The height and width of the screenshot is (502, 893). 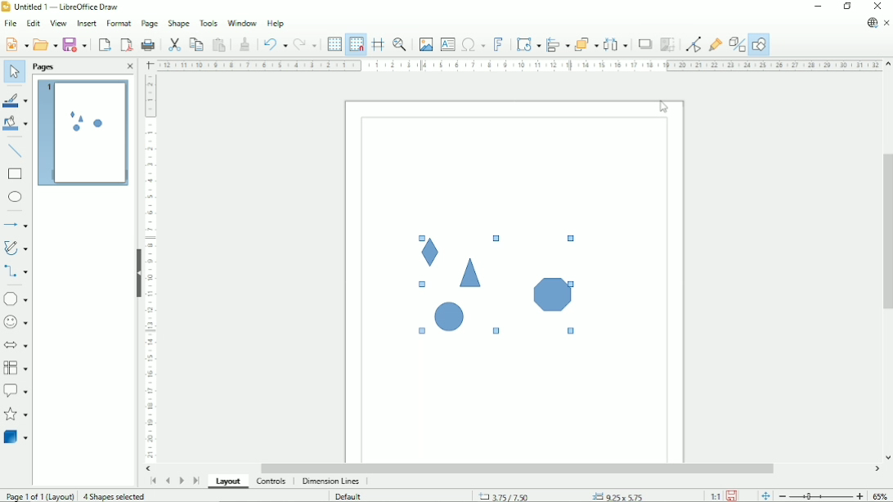 I want to click on 4 shapes selected, so click(x=117, y=496).